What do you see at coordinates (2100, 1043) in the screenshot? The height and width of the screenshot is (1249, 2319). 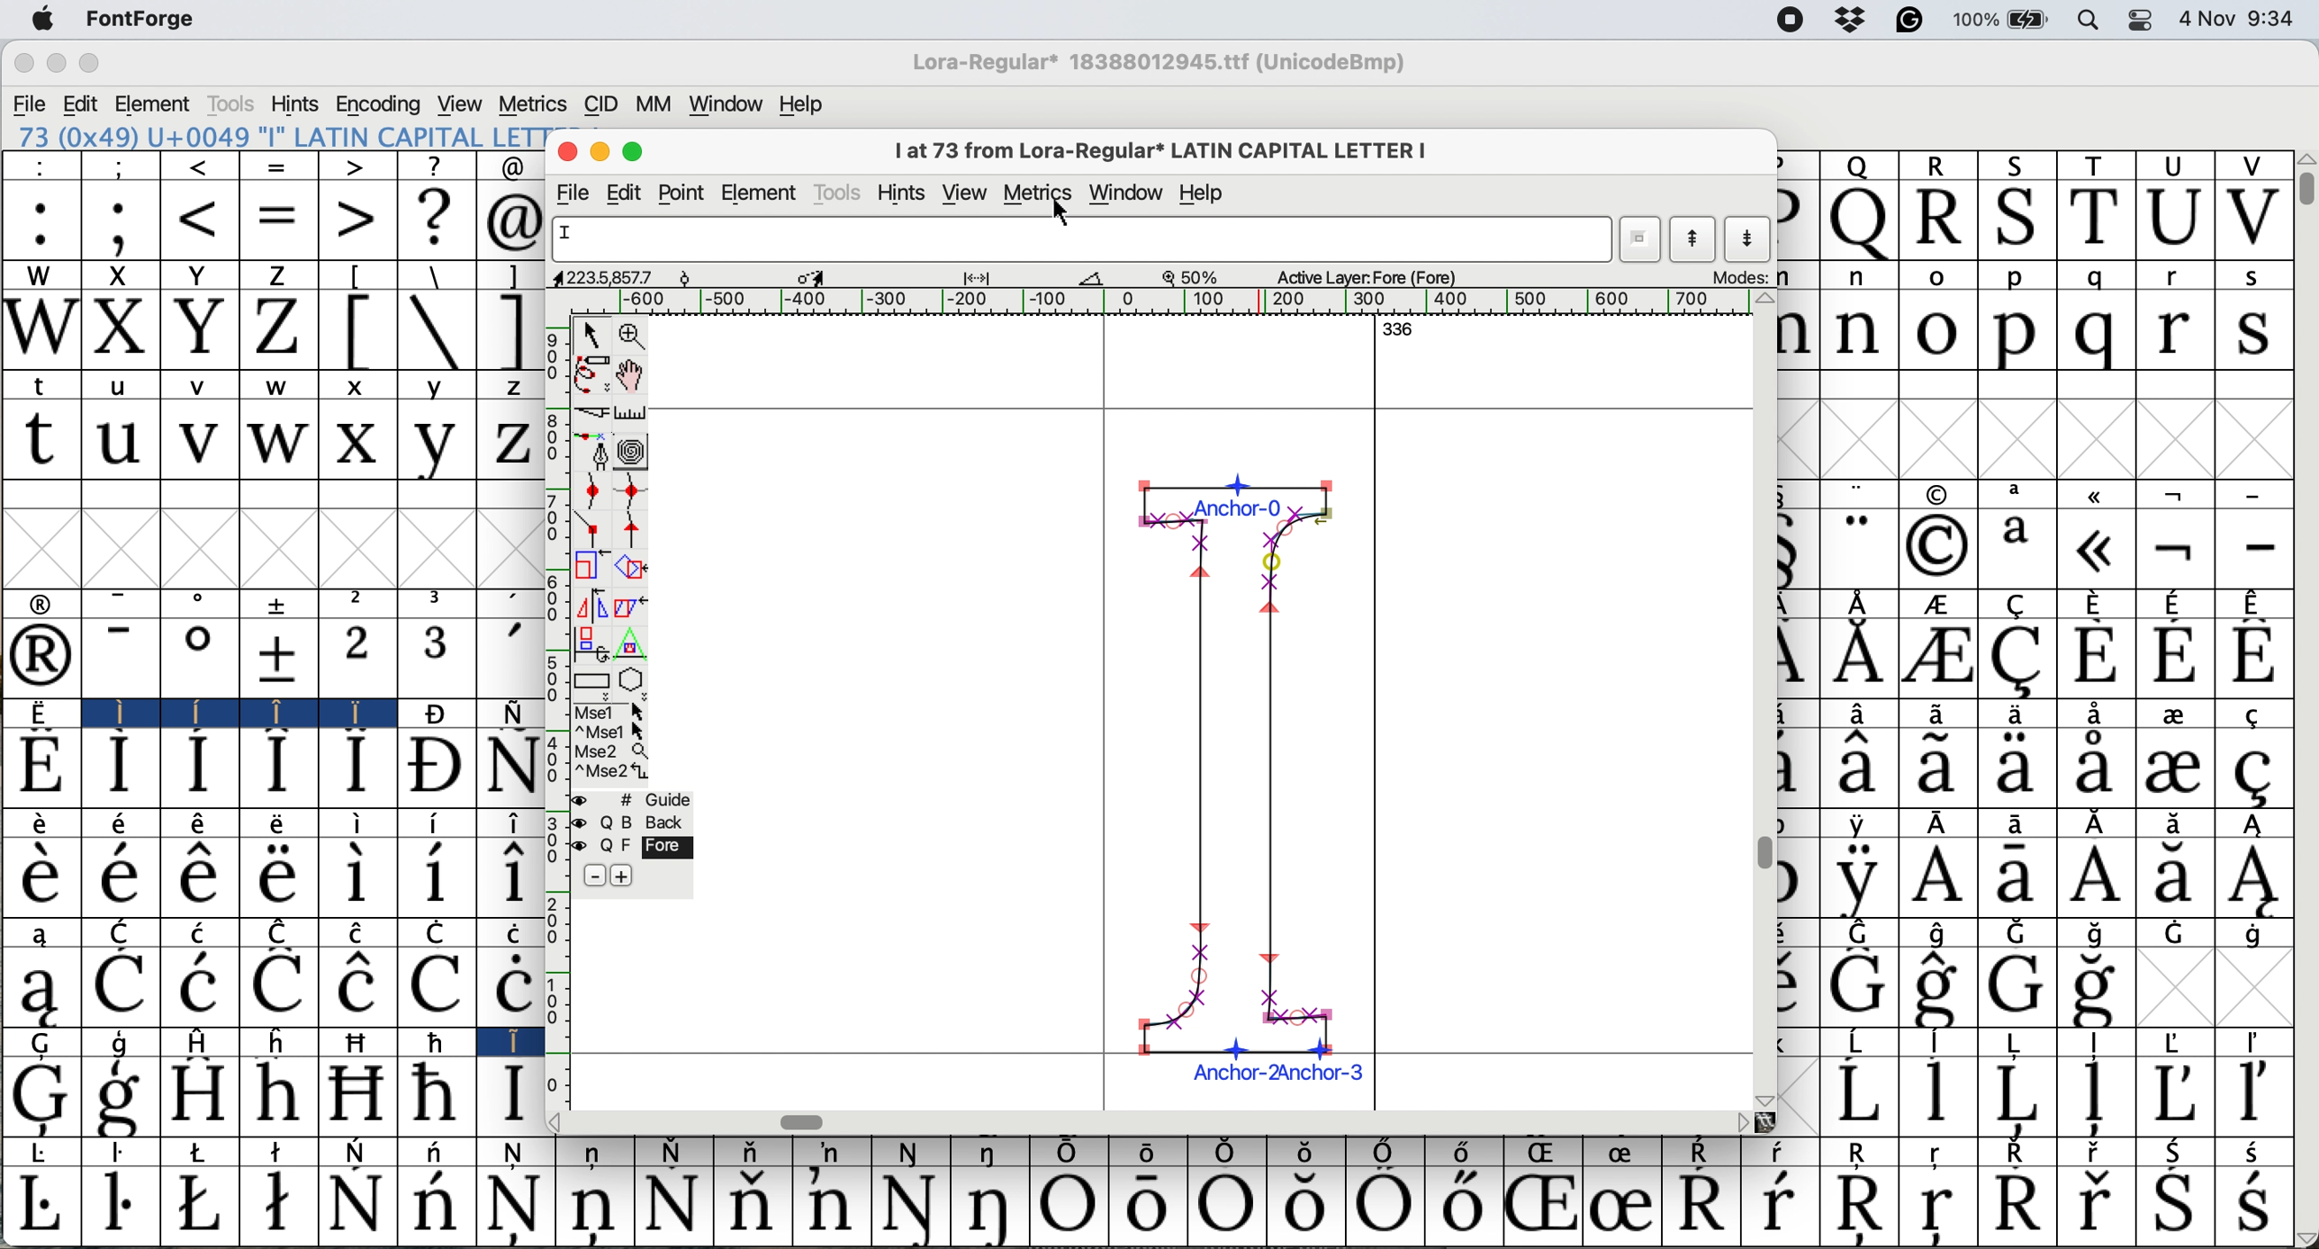 I see `Symbol` at bounding box center [2100, 1043].